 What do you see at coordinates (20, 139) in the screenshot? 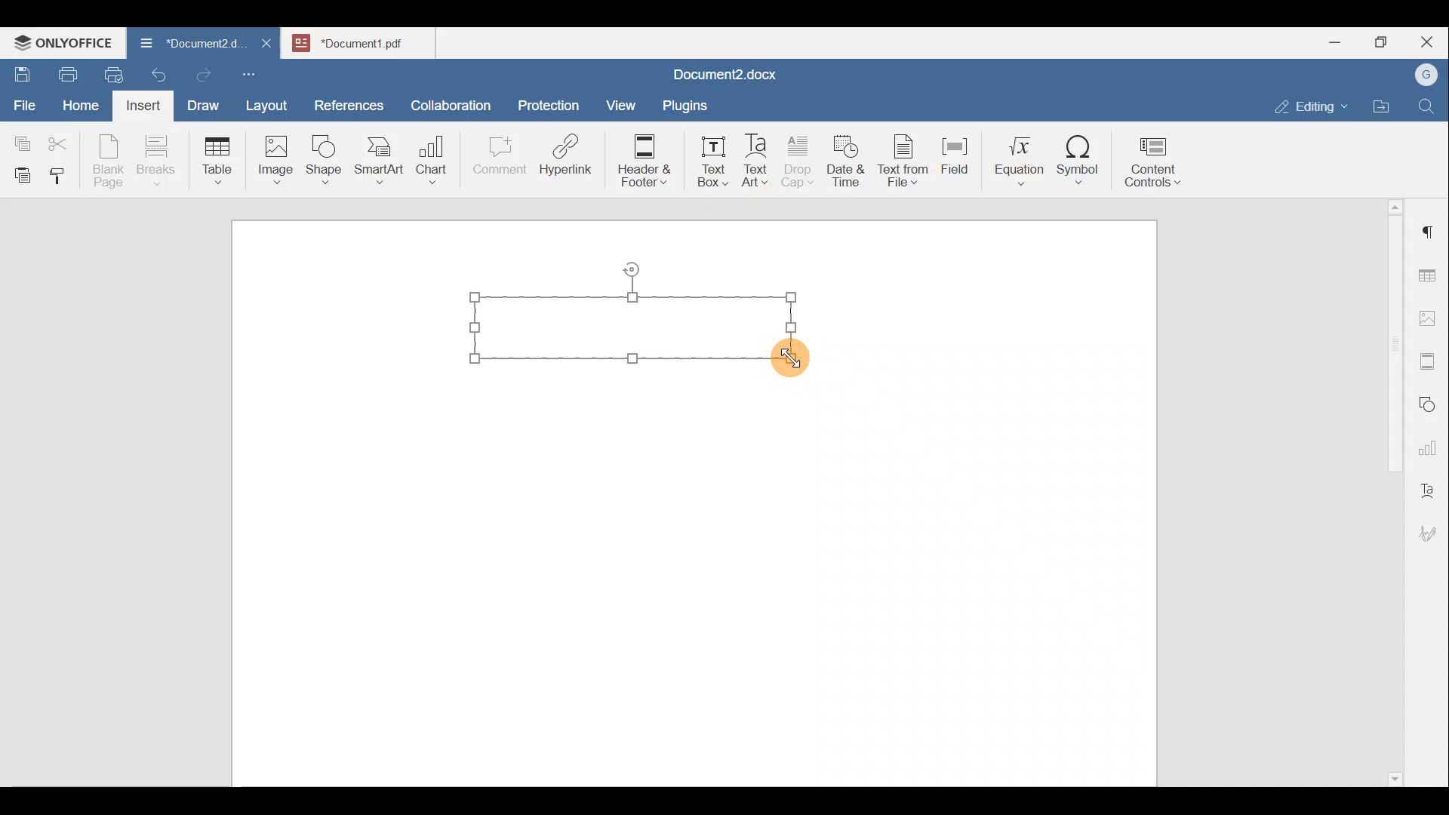
I see `Copy` at bounding box center [20, 139].